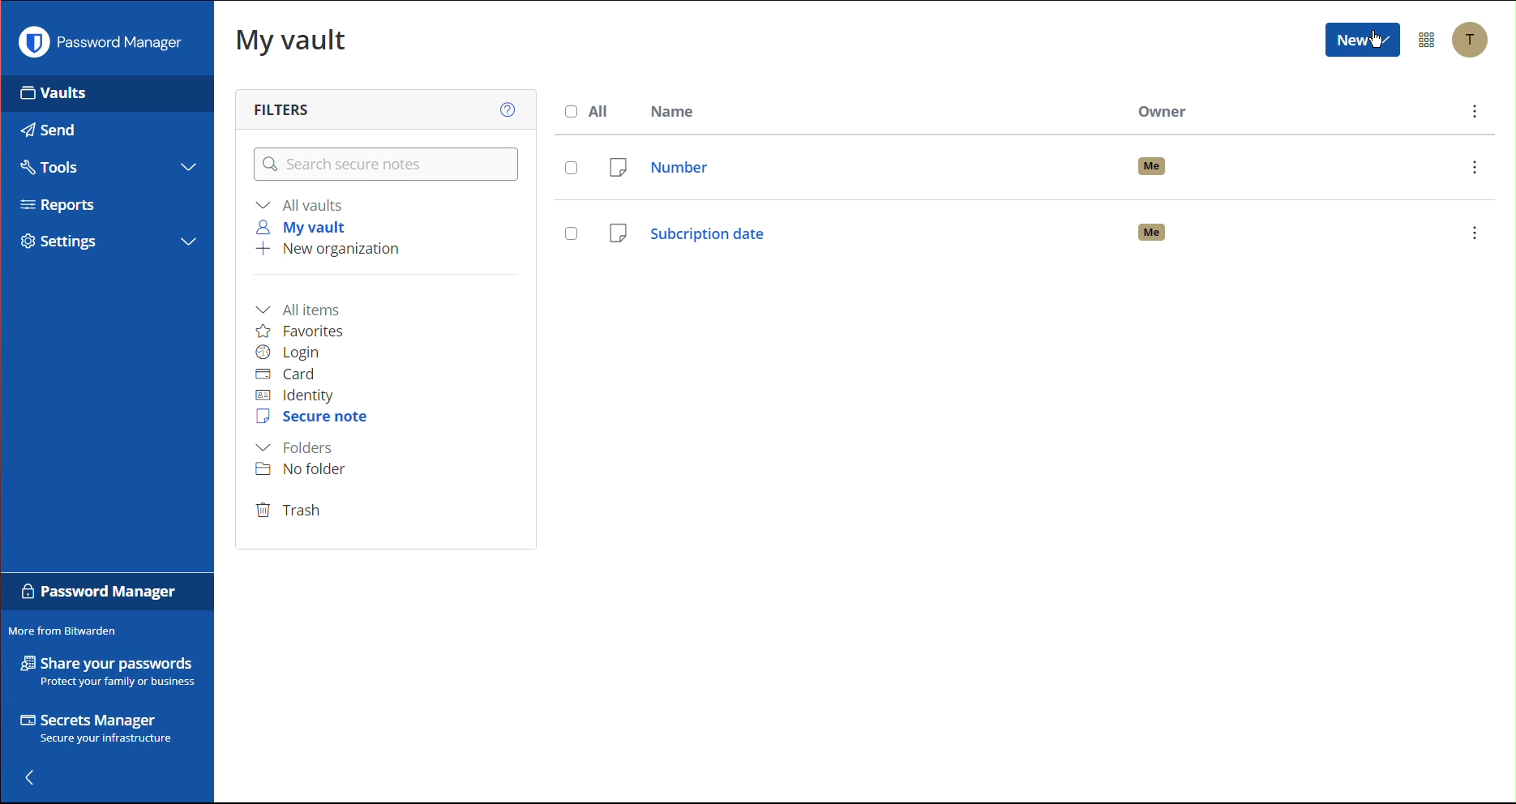 The height and width of the screenshot is (804, 1516). I want to click on Search Bar, so click(383, 165).